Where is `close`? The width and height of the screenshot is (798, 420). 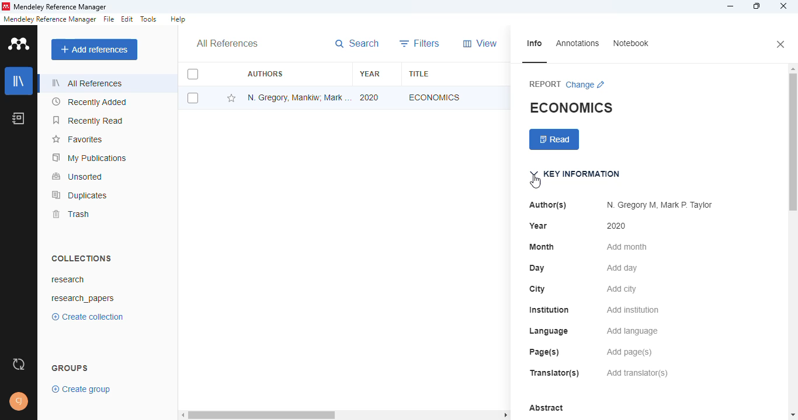
close is located at coordinates (783, 6).